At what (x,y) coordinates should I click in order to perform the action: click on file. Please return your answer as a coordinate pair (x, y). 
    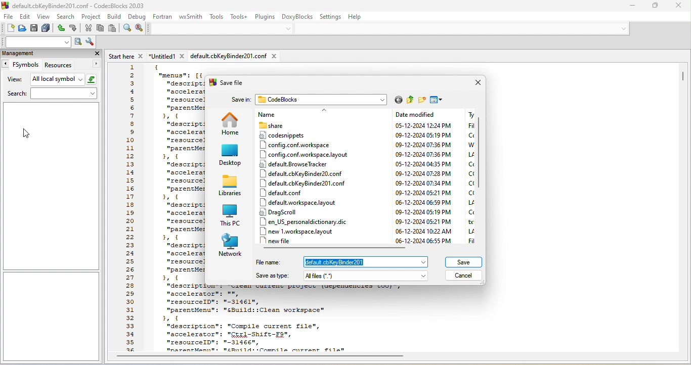
    Looking at the image, I should click on (9, 17).